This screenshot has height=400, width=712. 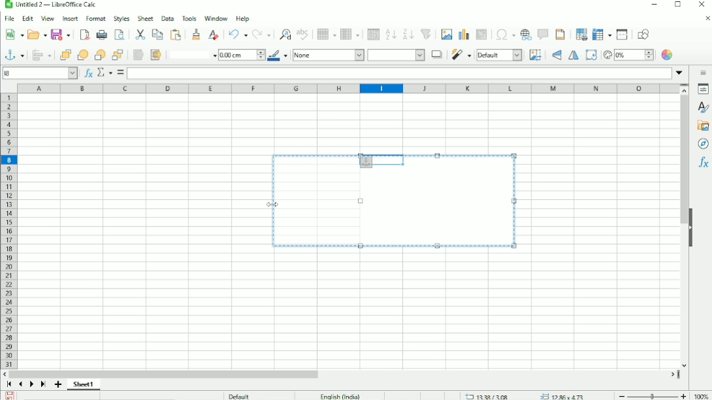 I want to click on Vertical scrollbar, so click(x=683, y=160).